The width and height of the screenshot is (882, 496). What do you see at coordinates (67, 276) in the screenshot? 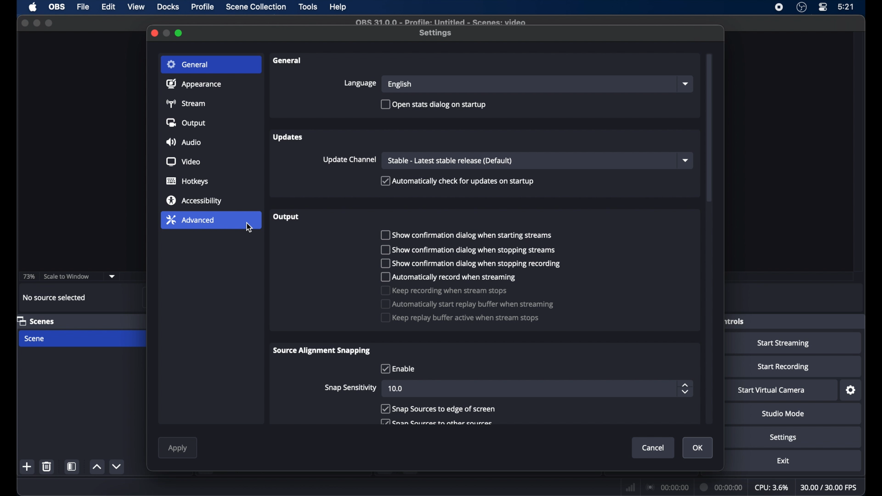
I see `scale to window` at bounding box center [67, 276].